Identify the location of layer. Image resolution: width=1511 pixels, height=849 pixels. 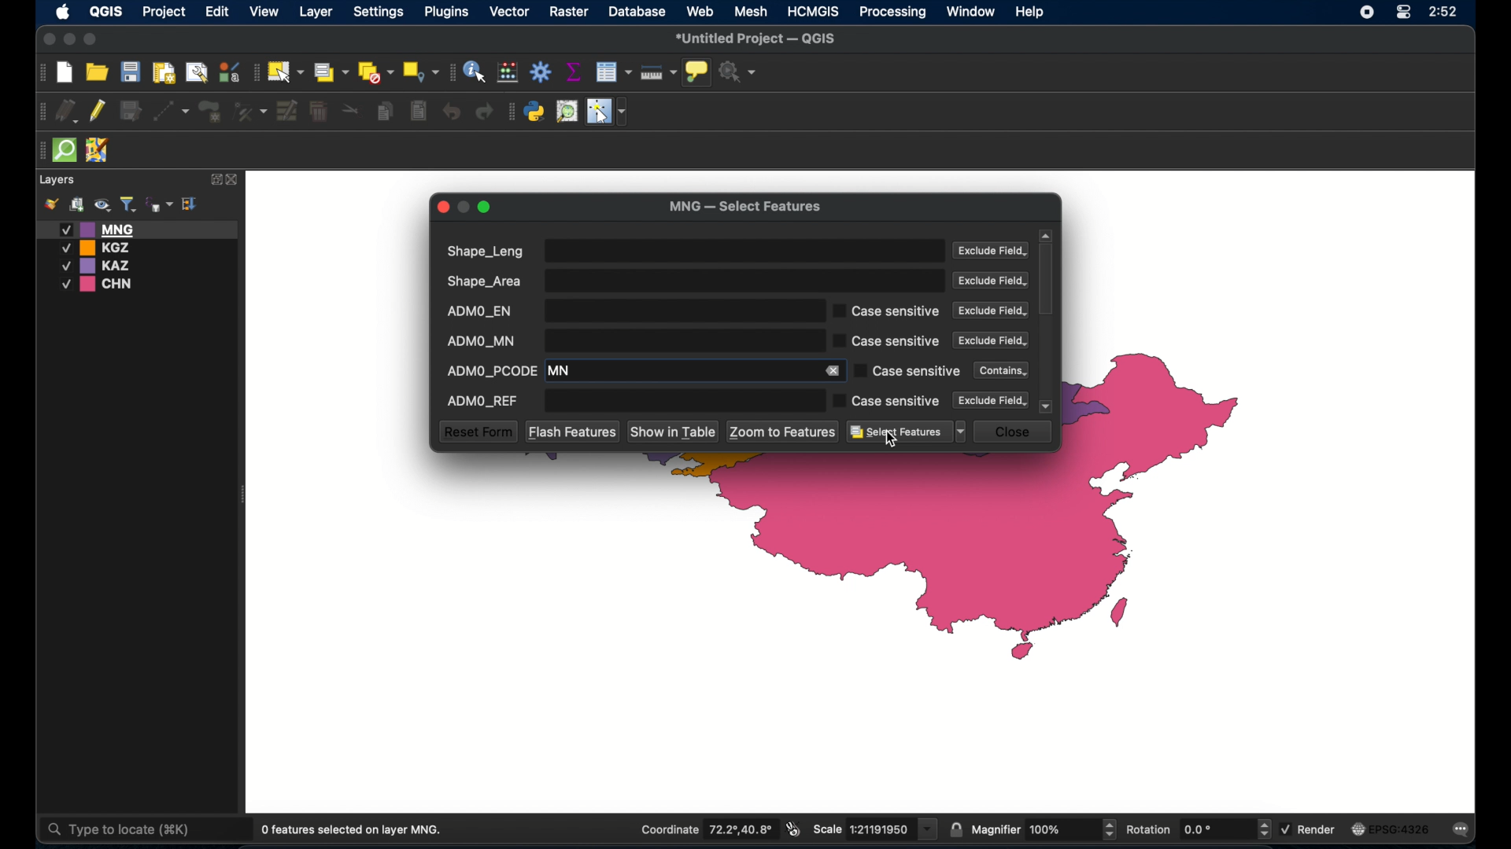
(314, 12).